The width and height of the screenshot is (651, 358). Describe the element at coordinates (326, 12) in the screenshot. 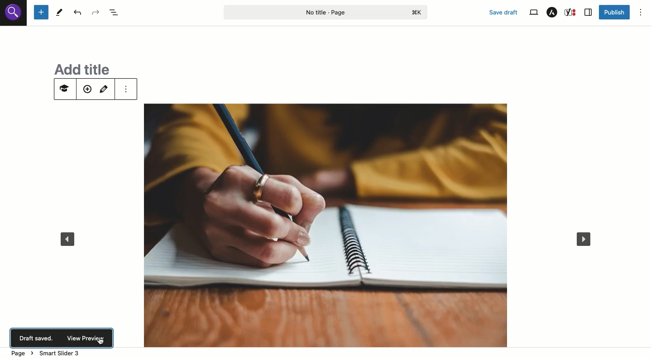

I see `Page` at that location.